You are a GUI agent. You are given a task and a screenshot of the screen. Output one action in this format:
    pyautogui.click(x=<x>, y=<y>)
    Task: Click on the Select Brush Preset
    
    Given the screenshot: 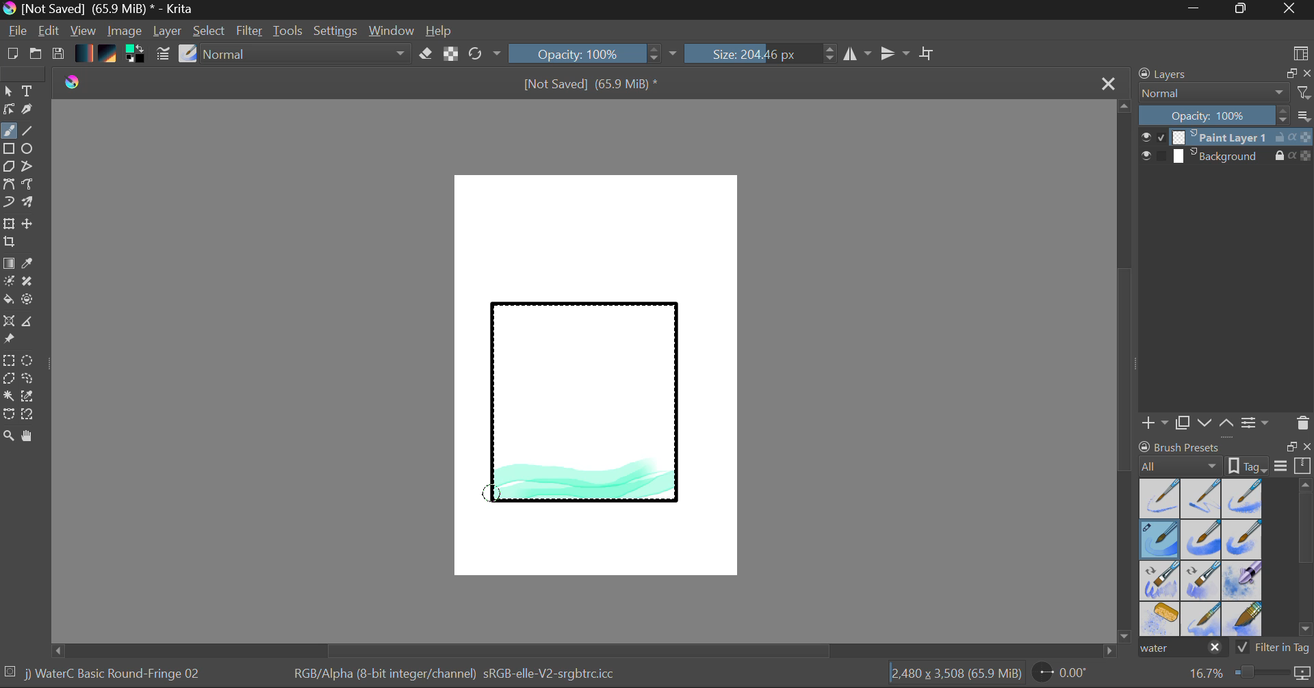 What is the action you would take?
    pyautogui.click(x=188, y=54)
    